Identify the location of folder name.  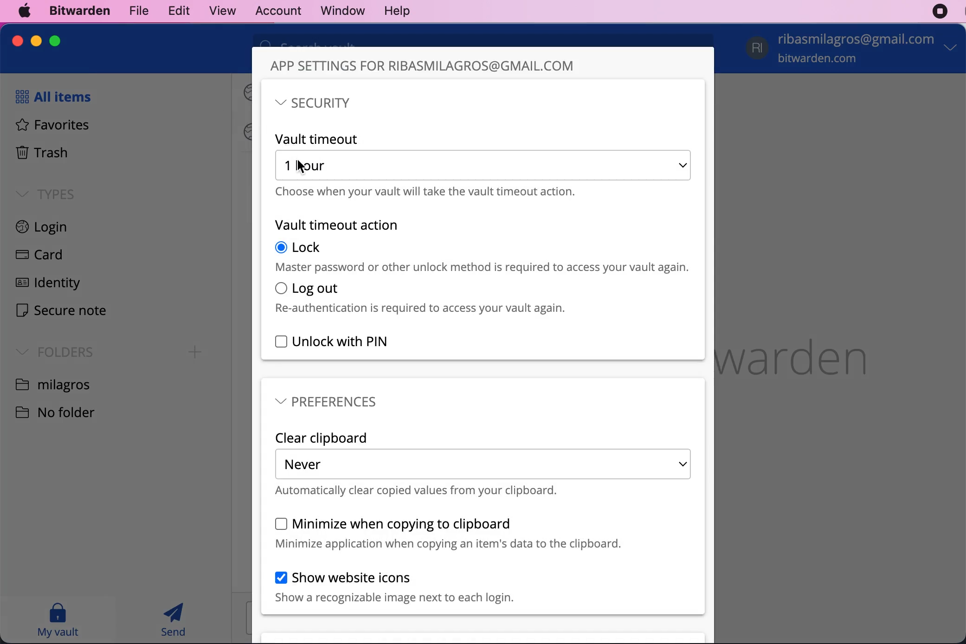
(54, 384).